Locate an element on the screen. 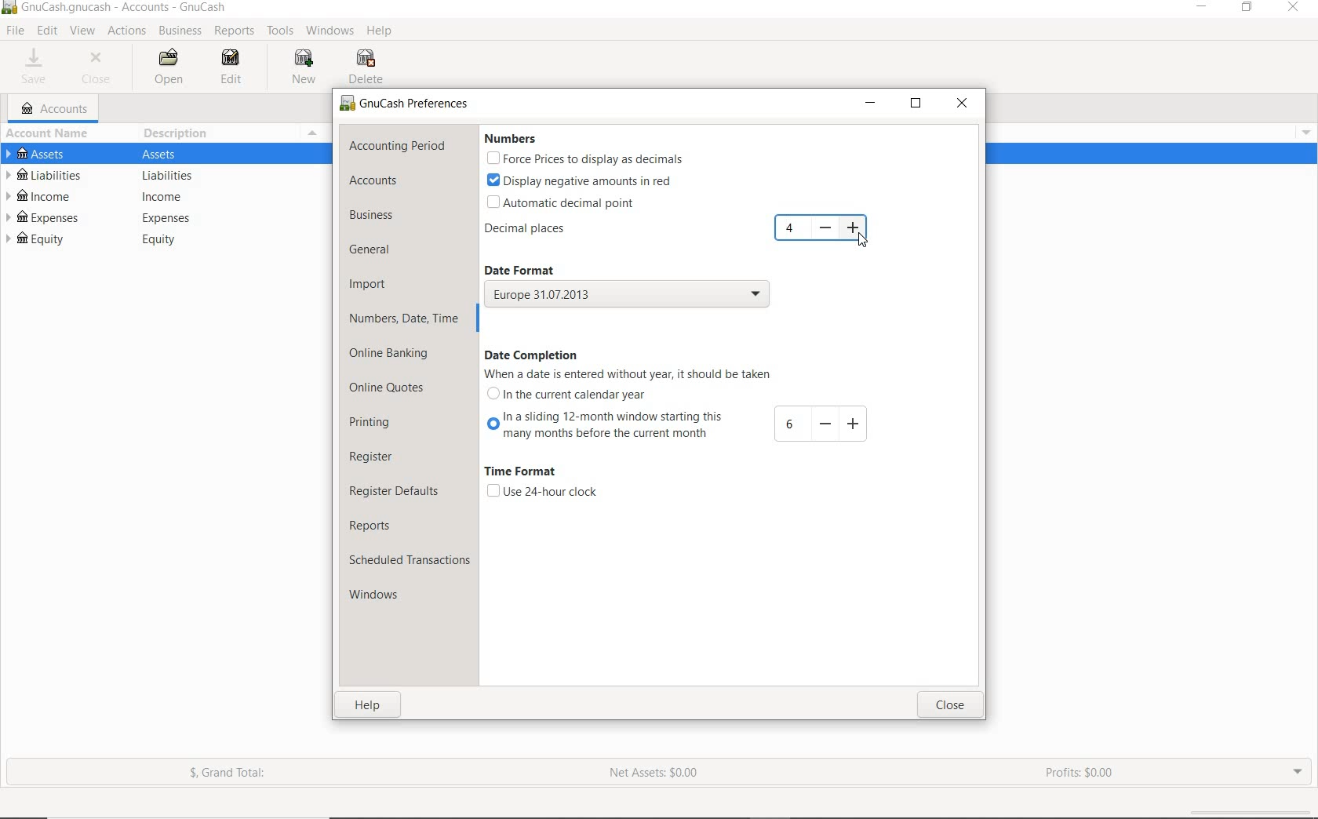 The height and width of the screenshot is (819, 1318). display negative amounts in red is located at coordinates (579, 180).